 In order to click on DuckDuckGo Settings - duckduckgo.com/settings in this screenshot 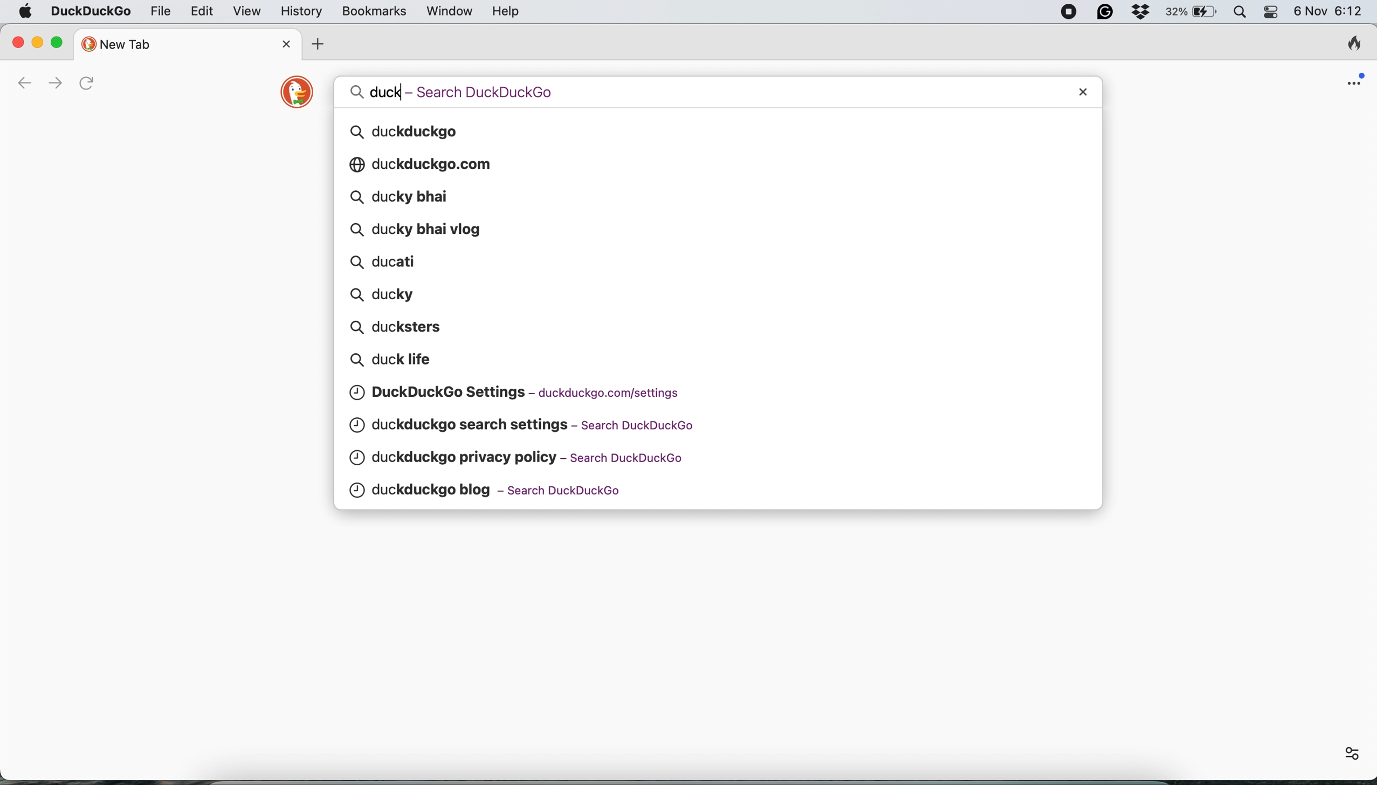, I will do `click(522, 392)`.